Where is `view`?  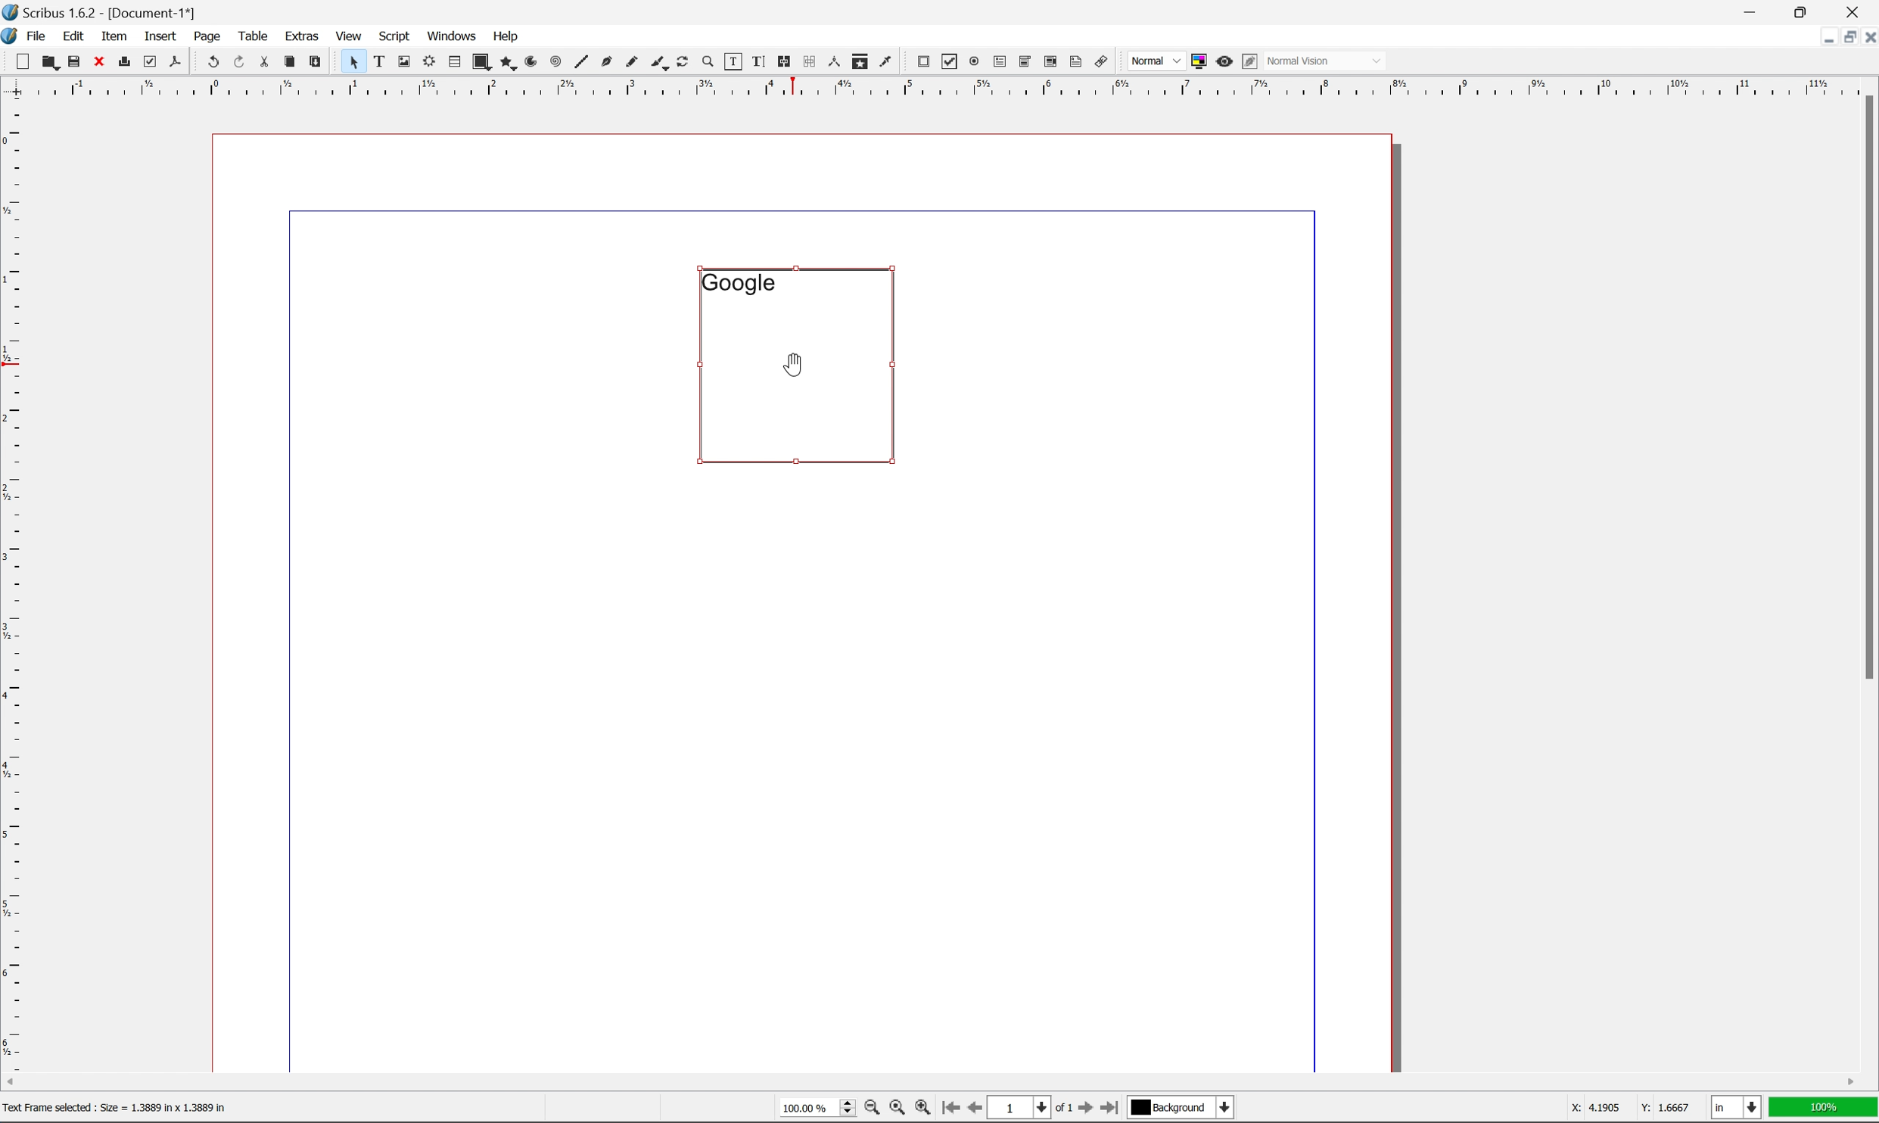
view is located at coordinates (352, 35).